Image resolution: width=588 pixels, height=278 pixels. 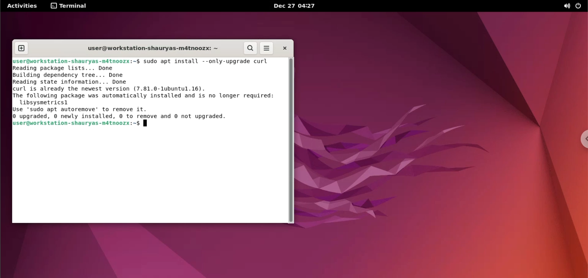 What do you see at coordinates (22, 49) in the screenshot?
I see `new tab` at bounding box center [22, 49].